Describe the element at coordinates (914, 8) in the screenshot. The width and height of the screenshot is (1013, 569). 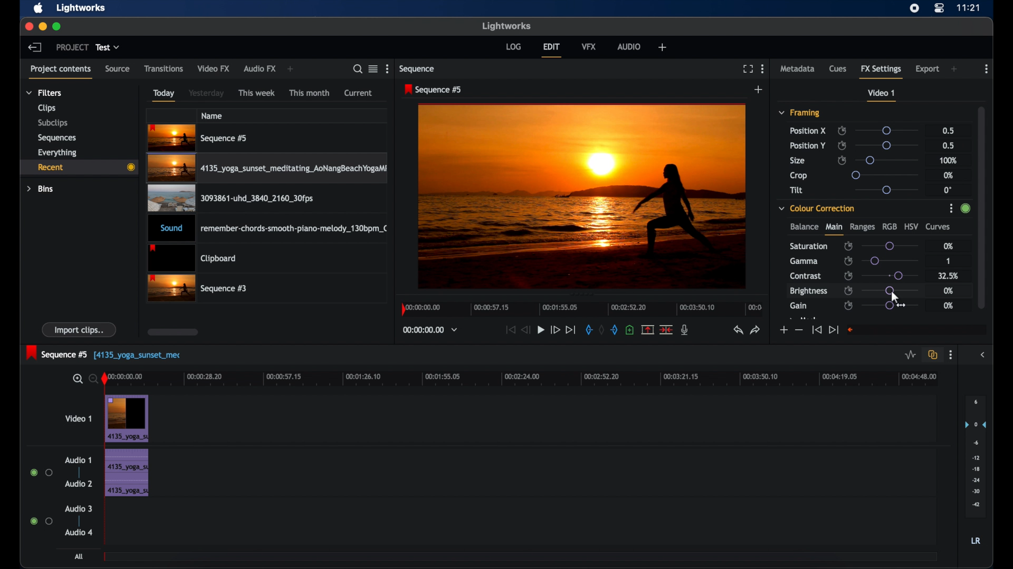
I see `screen recorder icon` at that location.